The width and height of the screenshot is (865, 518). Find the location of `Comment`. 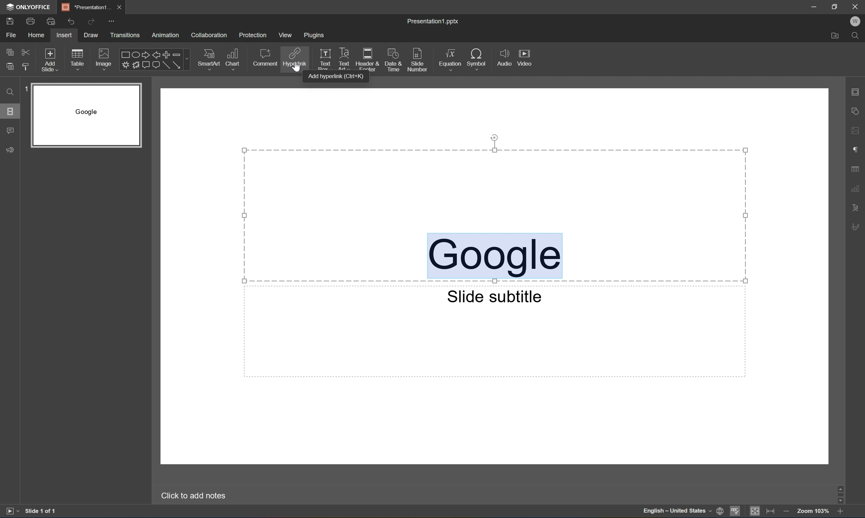

Comment is located at coordinates (264, 58).